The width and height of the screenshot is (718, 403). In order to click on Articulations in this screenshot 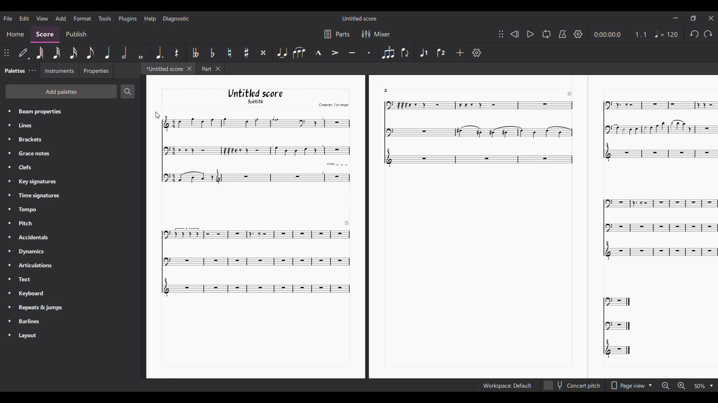, I will do `click(37, 265)`.